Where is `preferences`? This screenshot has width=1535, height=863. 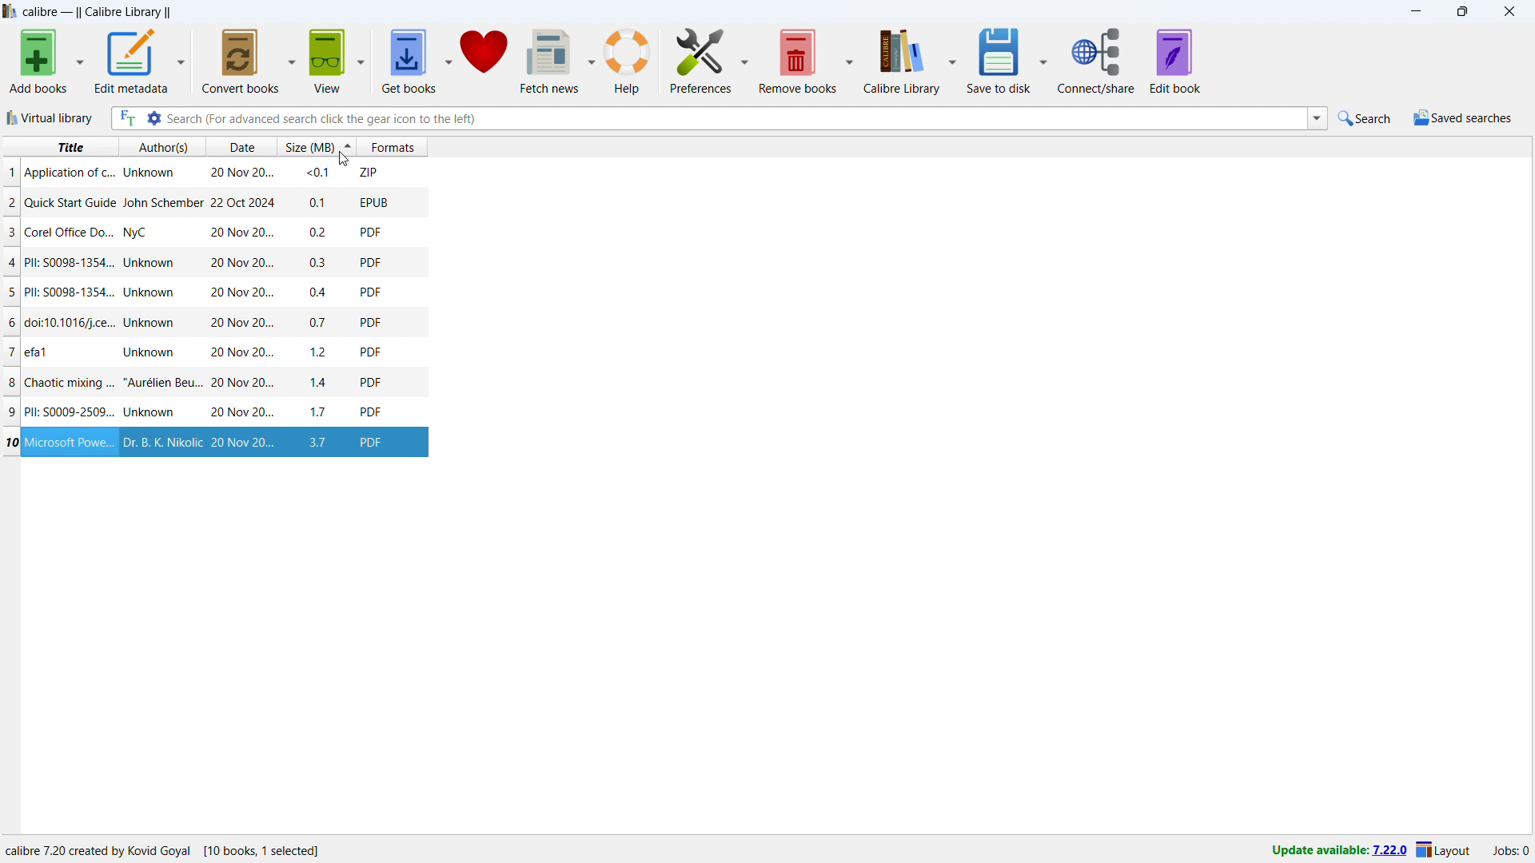
preferences is located at coordinates (700, 62).